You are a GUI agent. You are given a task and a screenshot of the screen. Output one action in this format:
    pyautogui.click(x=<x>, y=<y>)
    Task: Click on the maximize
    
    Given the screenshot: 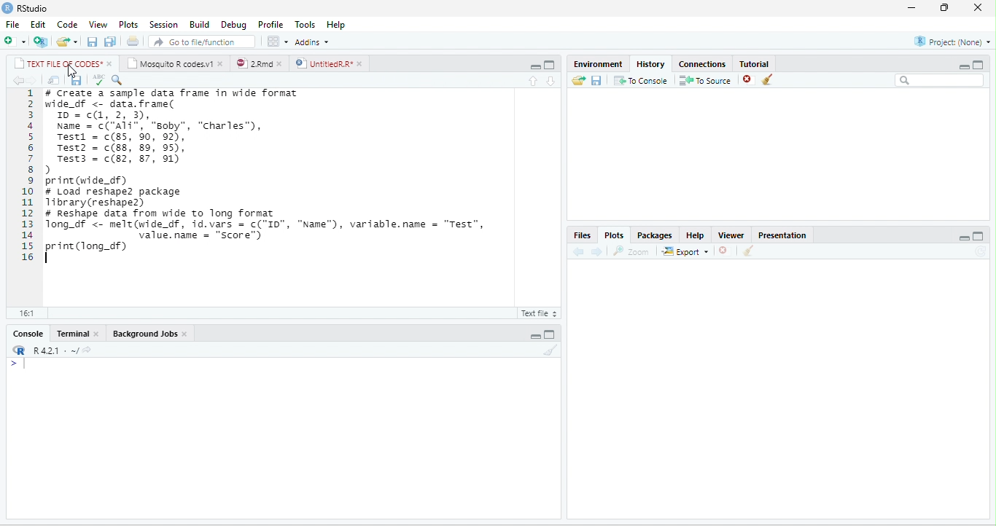 What is the action you would take?
    pyautogui.click(x=979, y=65)
    